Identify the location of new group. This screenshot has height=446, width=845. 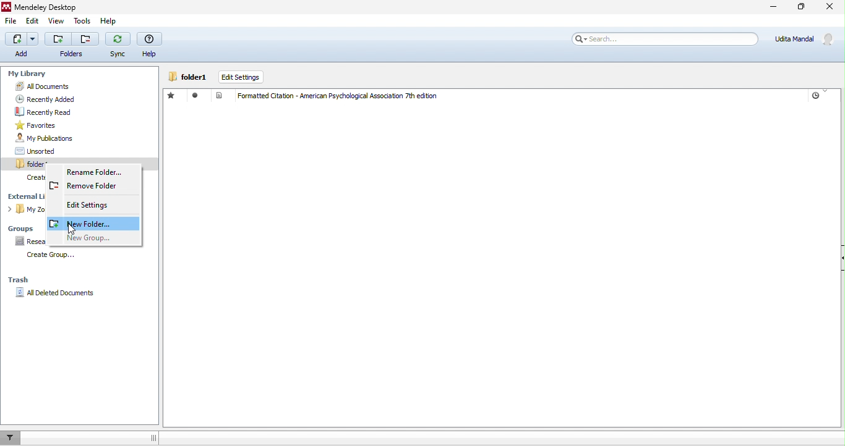
(95, 240).